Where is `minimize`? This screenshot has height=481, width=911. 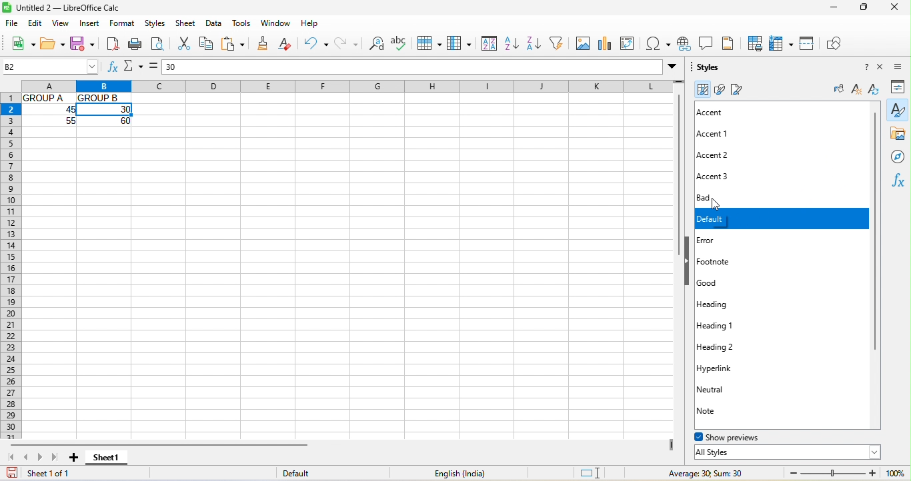
minimize is located at coordinates (832, 7).